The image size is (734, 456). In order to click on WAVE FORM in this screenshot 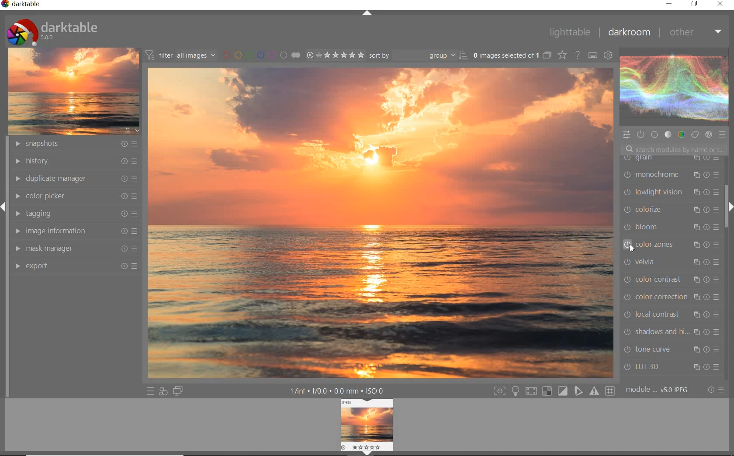, I will do `click(673, 88)`.